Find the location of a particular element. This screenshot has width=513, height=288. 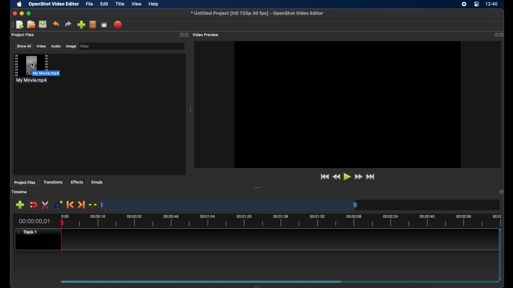

rewind is located at coordinates (336, 177).